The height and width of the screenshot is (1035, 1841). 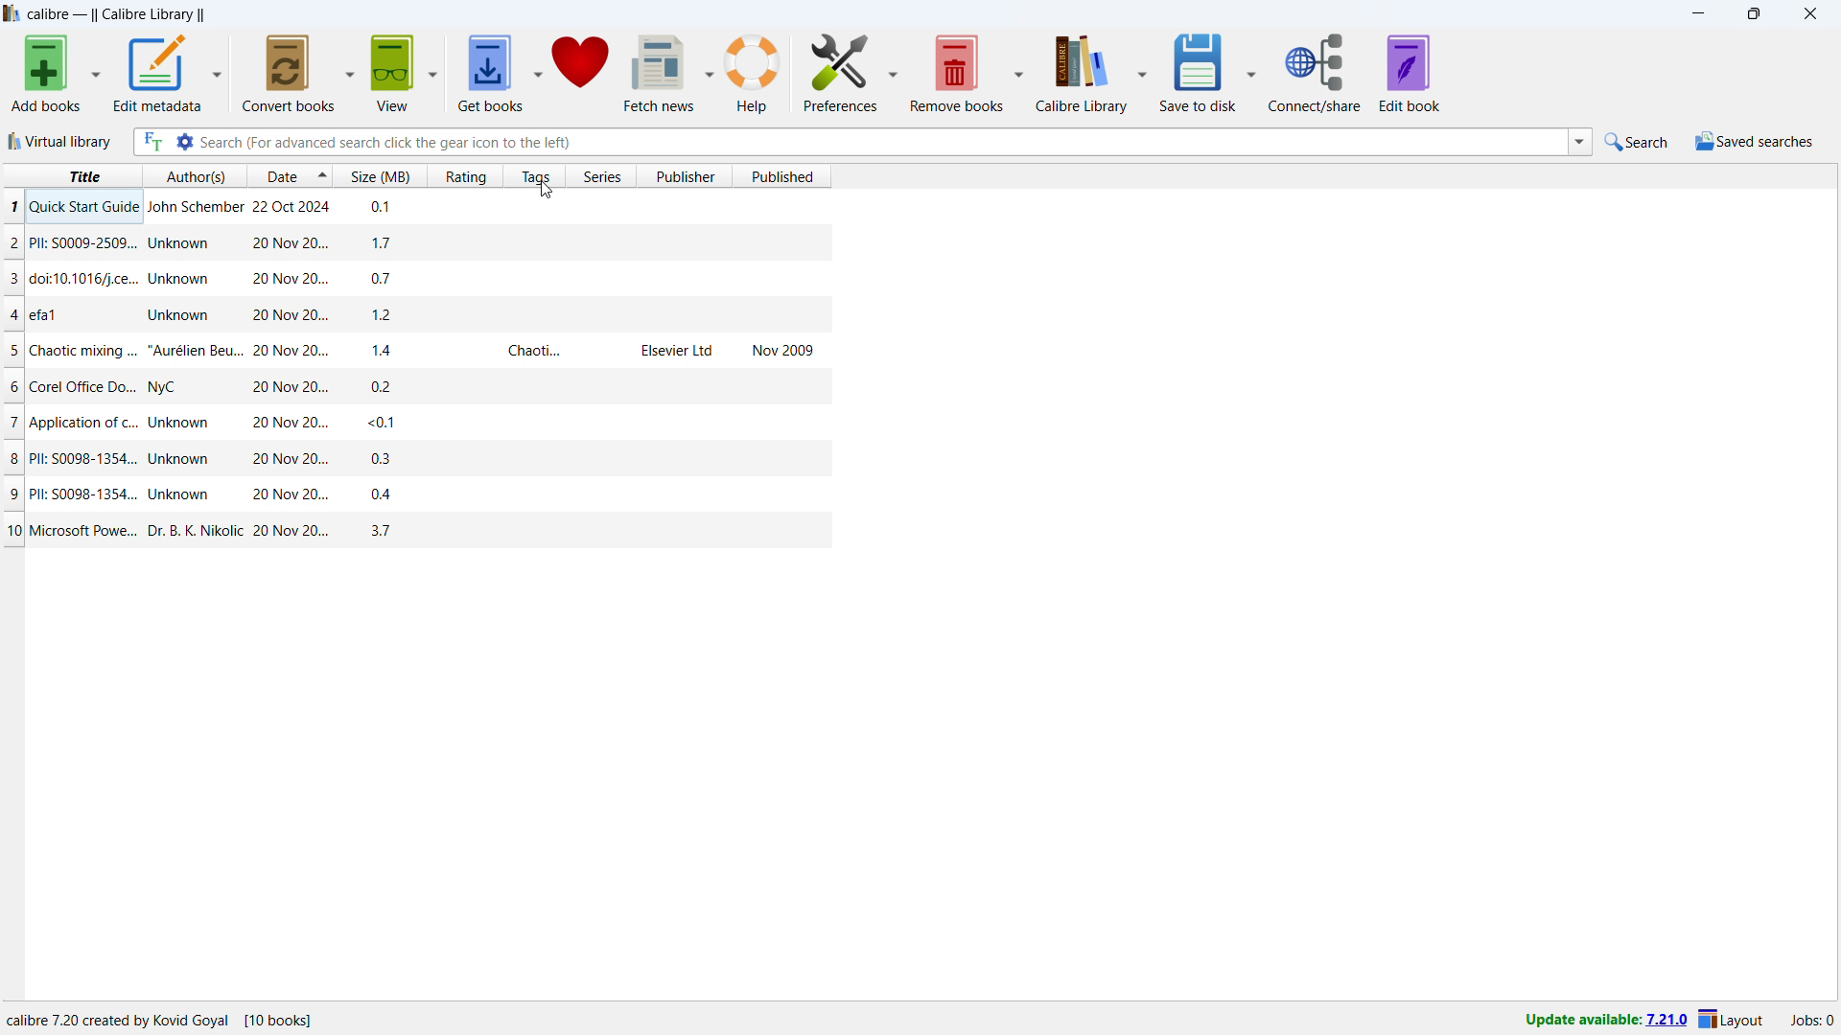 What do you see at coordinates (217, 73) in the screenshot?
I see `edit metadata options` at bounding box center [217, 73].